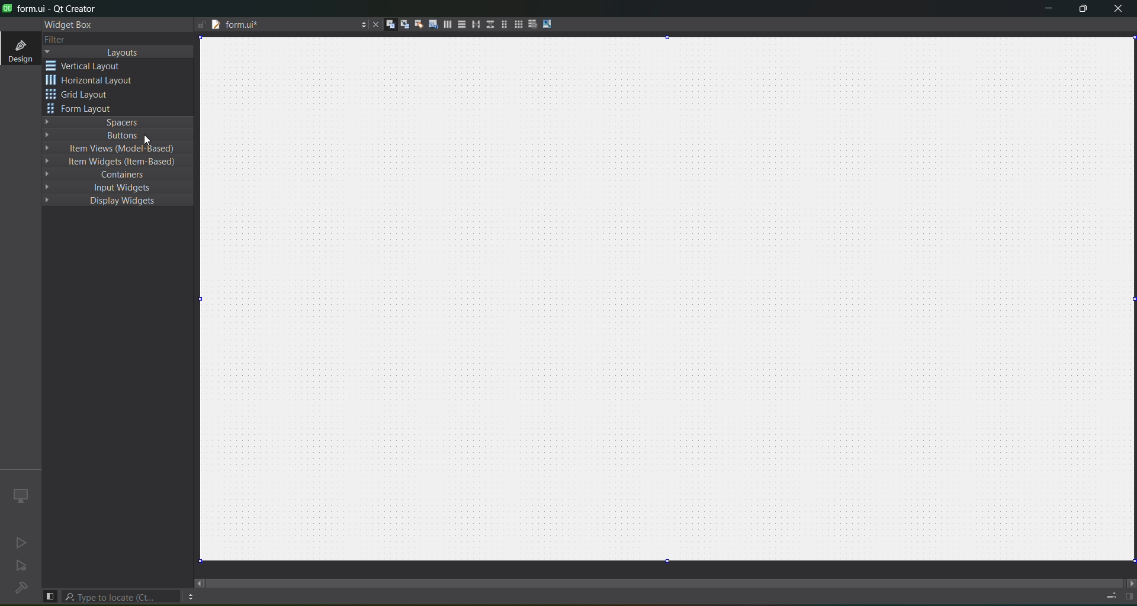  I want to click on horizontal layout, so click(93, 82).